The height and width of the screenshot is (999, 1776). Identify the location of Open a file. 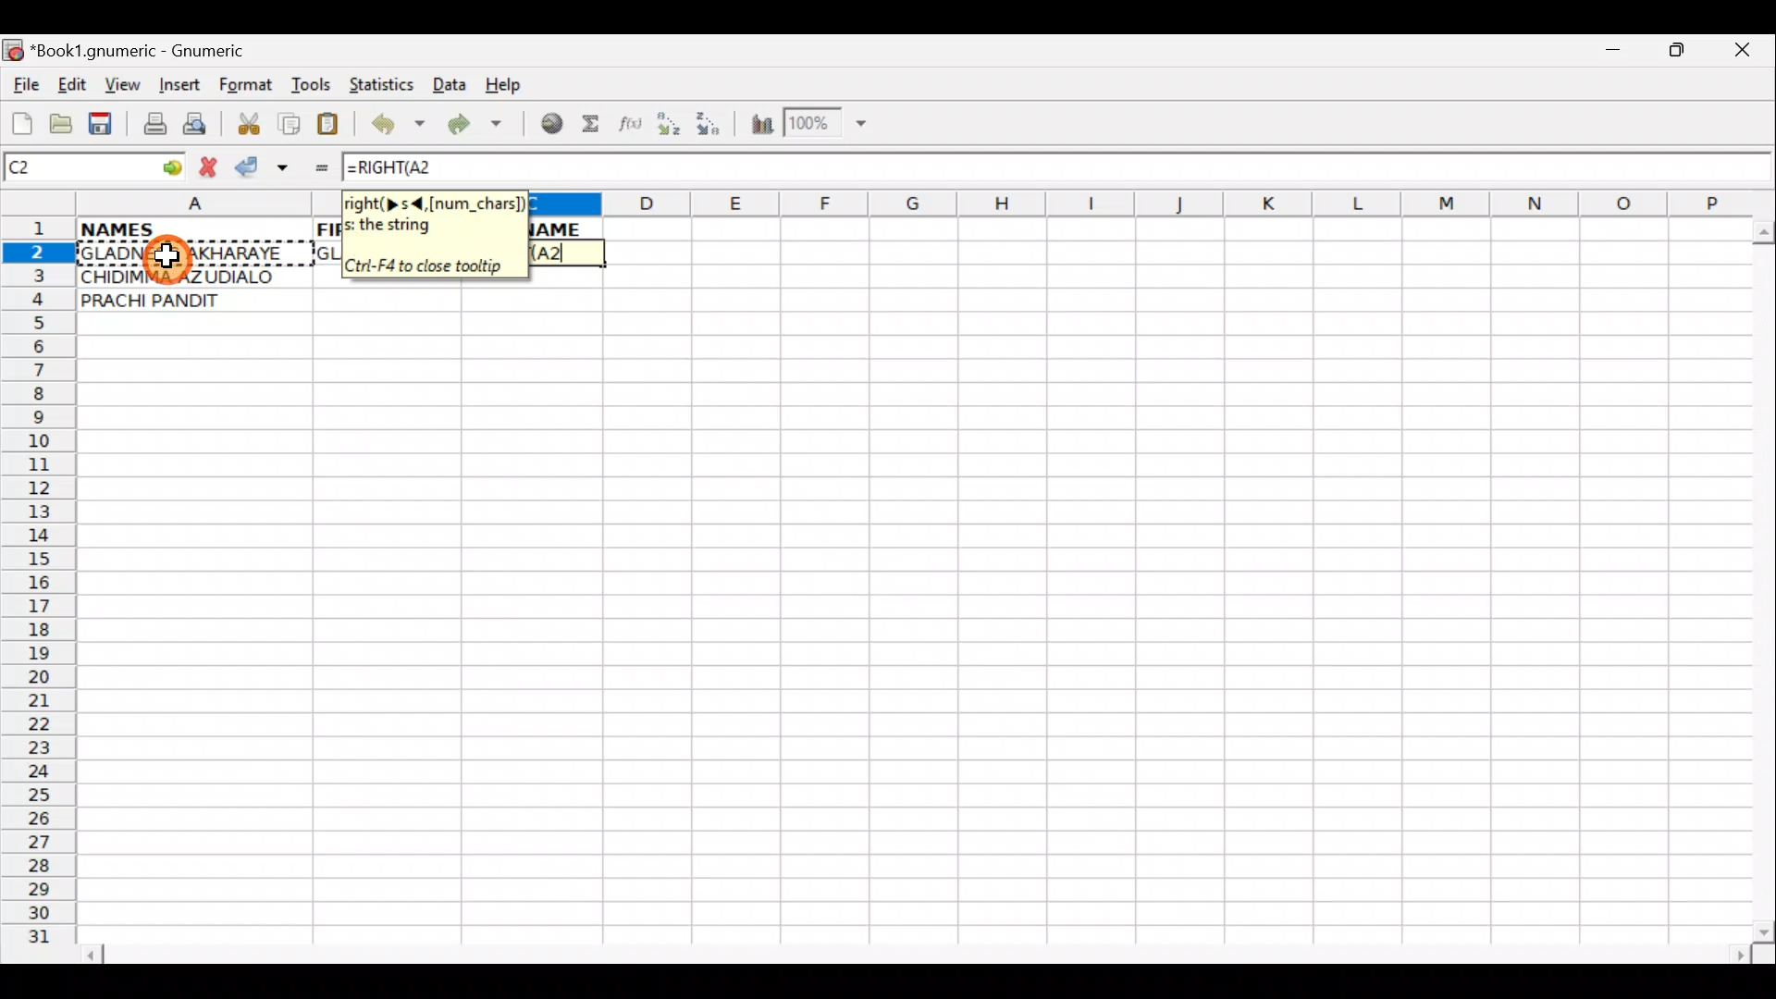
(65, 121).